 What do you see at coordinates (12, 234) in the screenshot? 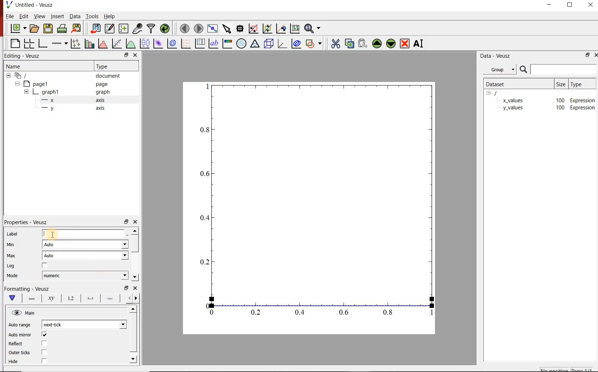
I see `Label` at bounding box center [12, 234].